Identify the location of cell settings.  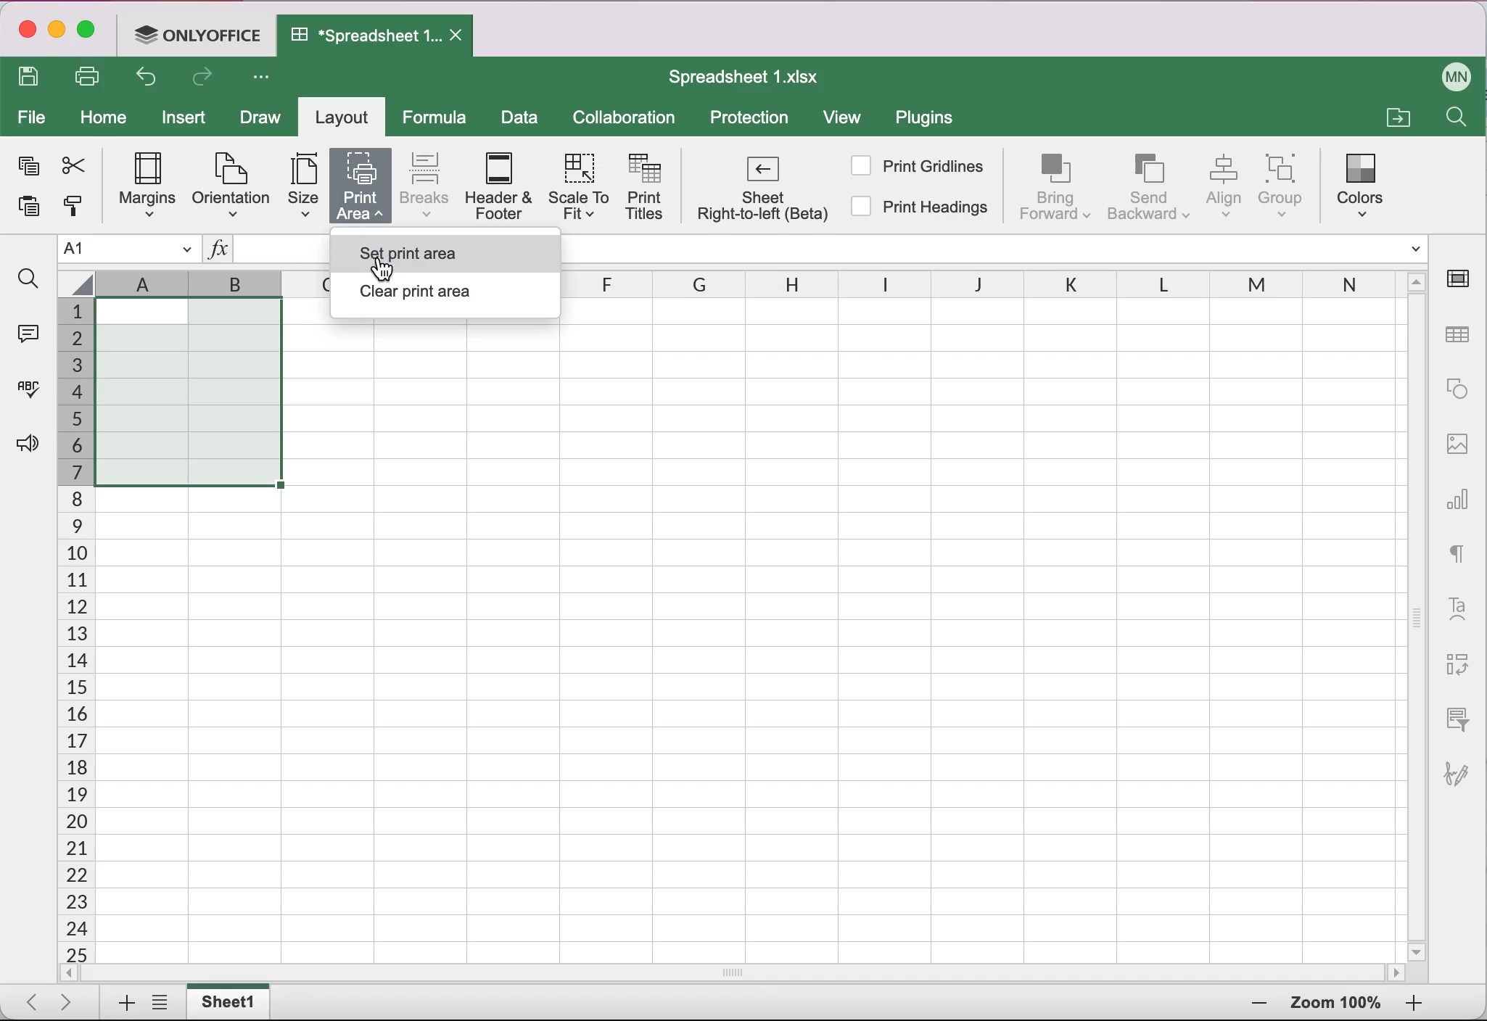
(1463, 278).